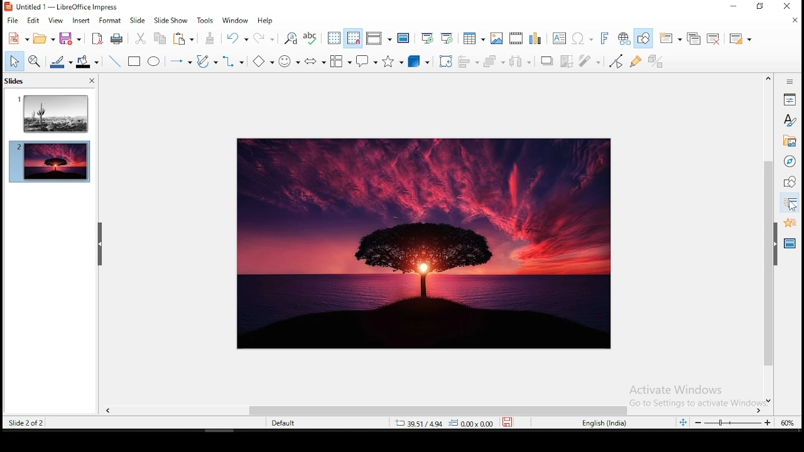 This screenshot has width=804, height=452. What do you see at coordinates (19, 38) in the screenshot?
I see `new` at bounding box center [19, 38].